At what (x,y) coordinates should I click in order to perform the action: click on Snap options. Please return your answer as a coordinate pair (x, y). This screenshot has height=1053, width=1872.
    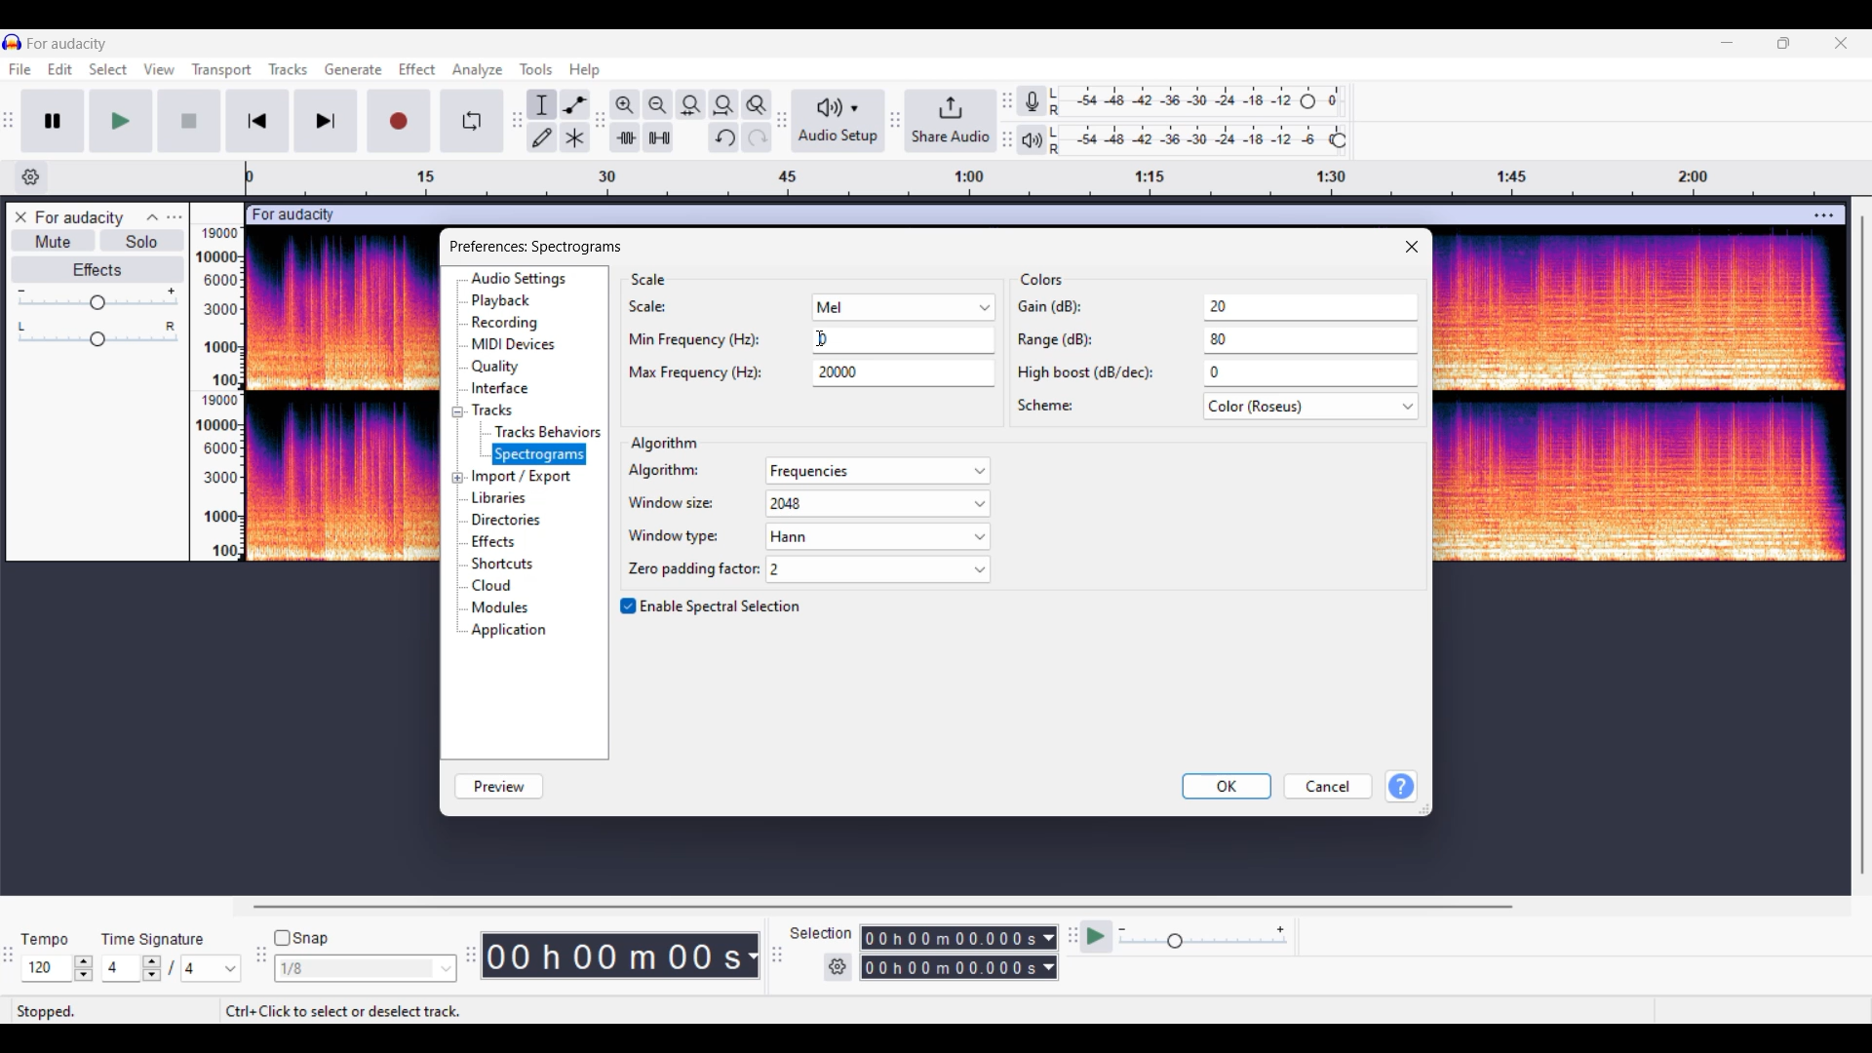
    Looking at the image, I should click on (366, 968).